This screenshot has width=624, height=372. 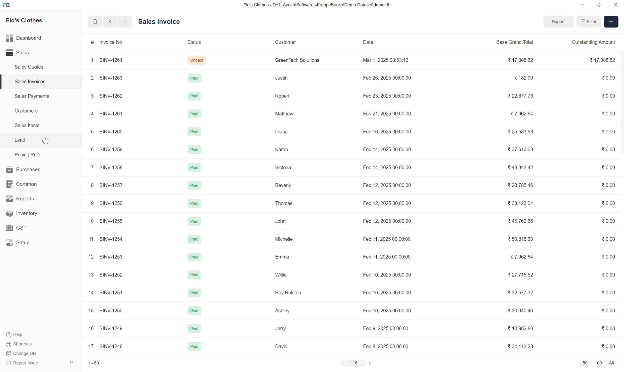 What do you see at coordinates (522, 114) in the screenshot?
I see `37,962.64` at bounding box center [522, 114].